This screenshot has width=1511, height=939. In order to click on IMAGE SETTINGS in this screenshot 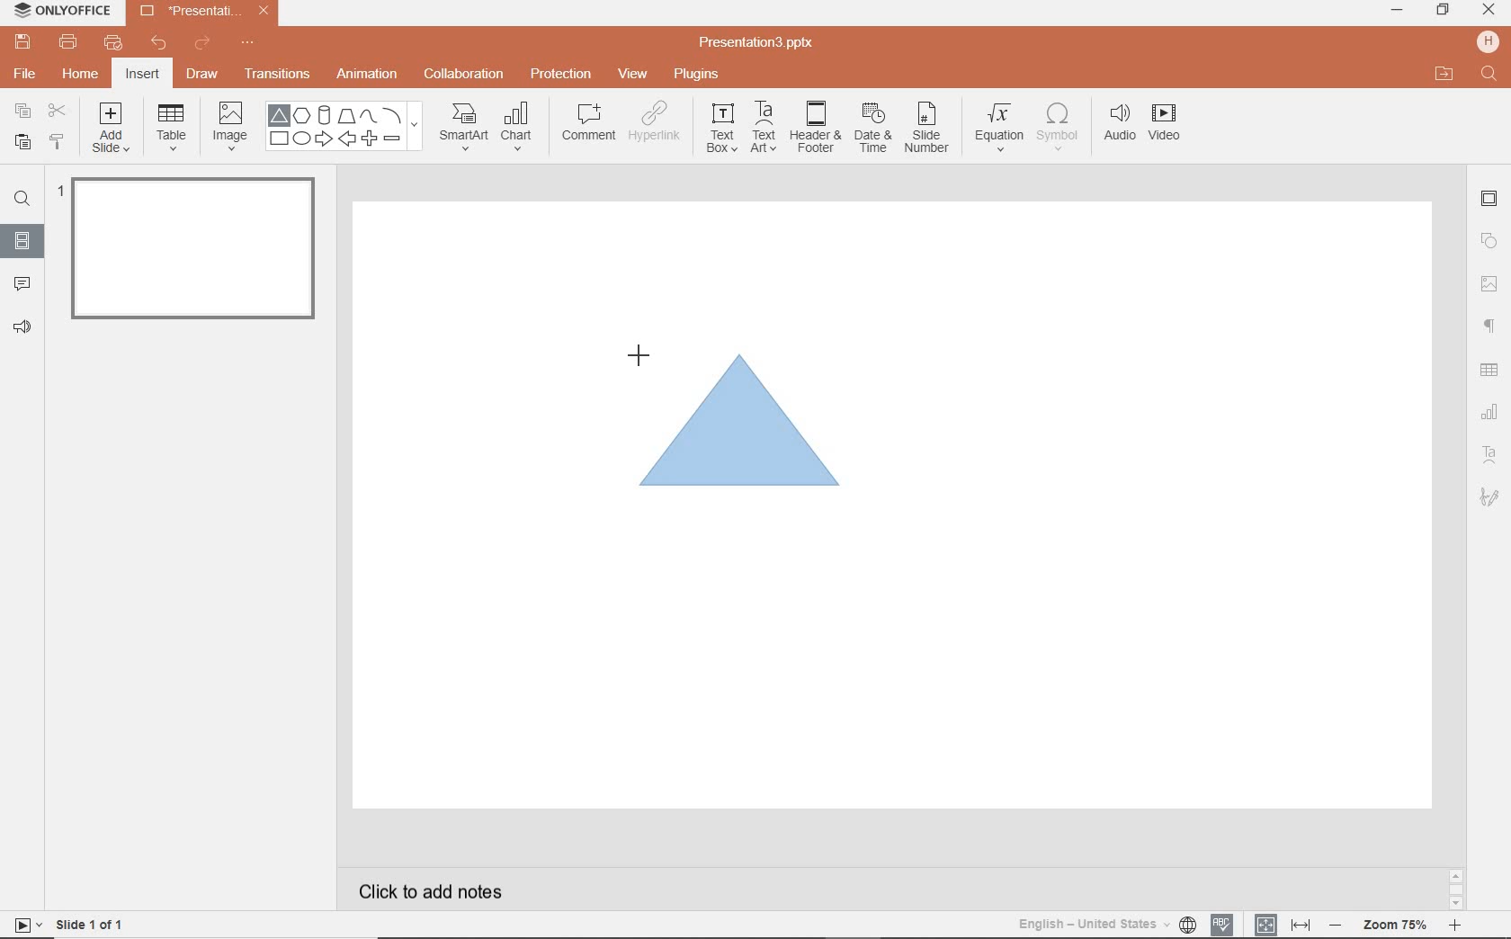, I will do `click(1489, 283)`.